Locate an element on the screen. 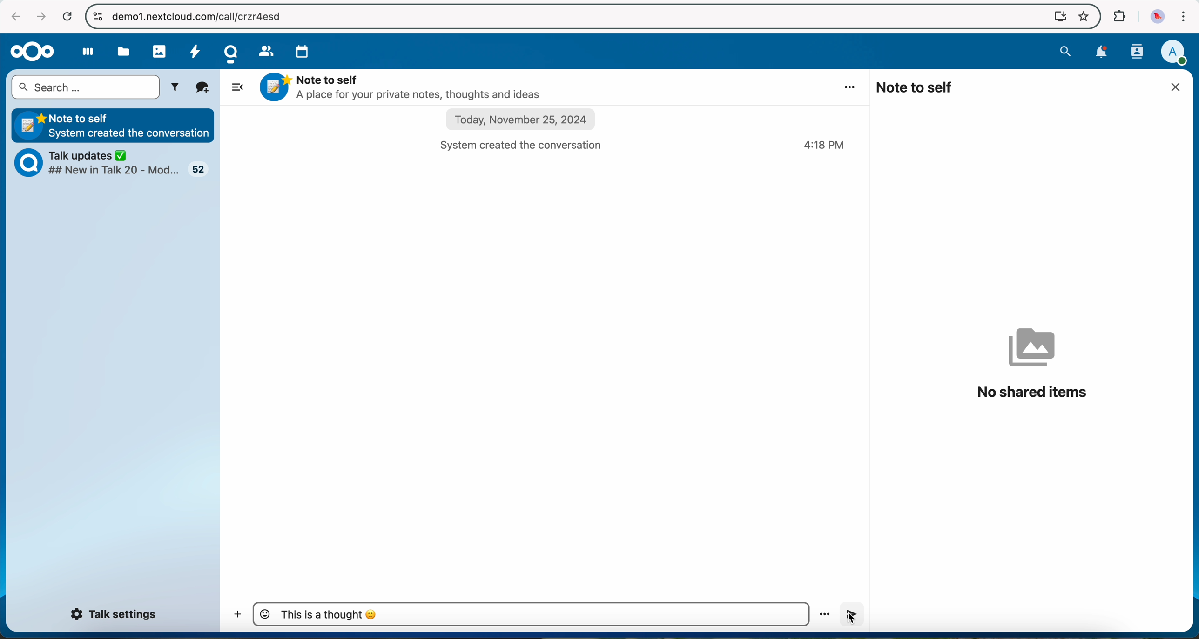 The width and height of the screenshot is (1199, 639). note to self is located at coordinates (916, 87).